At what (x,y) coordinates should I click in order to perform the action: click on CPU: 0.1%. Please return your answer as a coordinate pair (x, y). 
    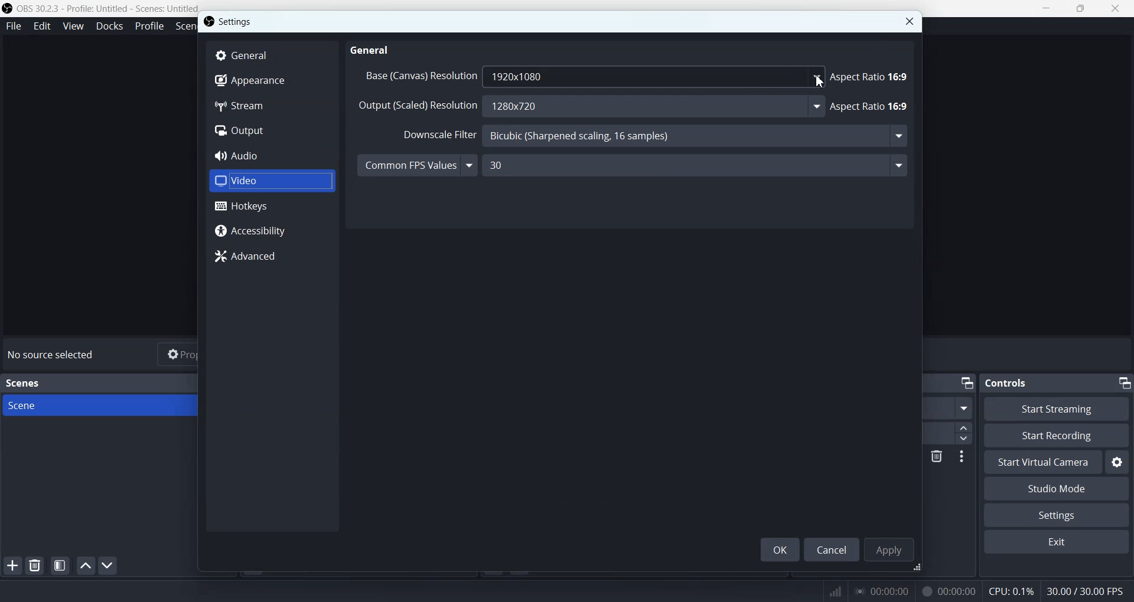
    Looking at the image, I should click on (1009, 591).